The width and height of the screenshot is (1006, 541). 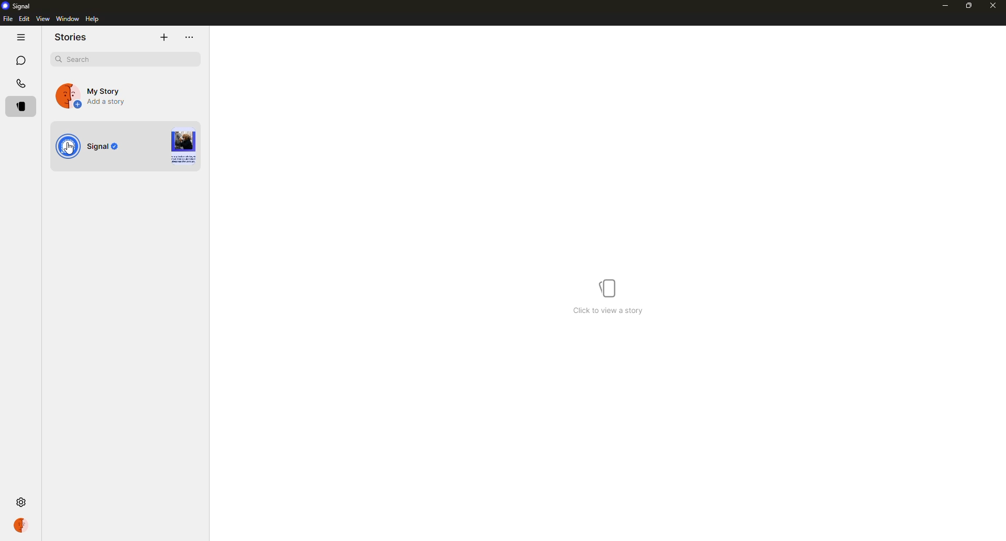 I want to click on help, so click(x=92, y=19).